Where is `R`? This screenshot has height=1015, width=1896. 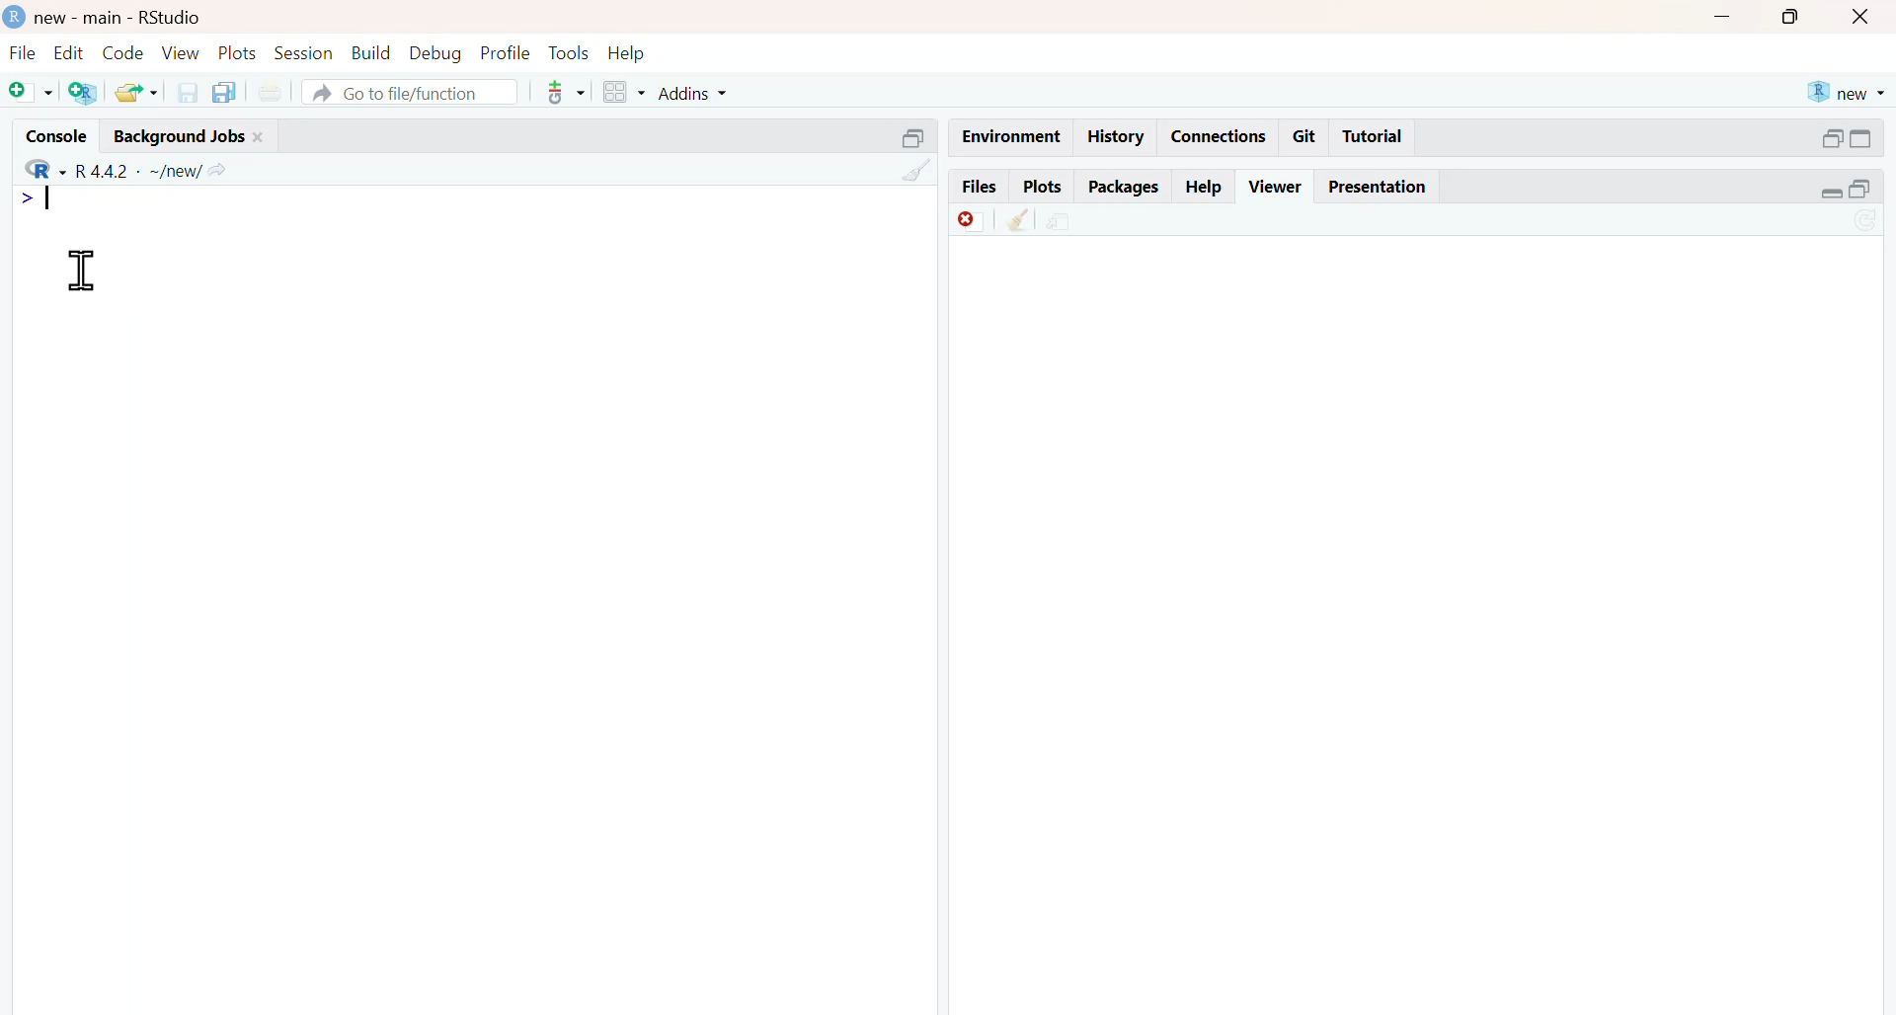
R is located at coordinates (45, 169).